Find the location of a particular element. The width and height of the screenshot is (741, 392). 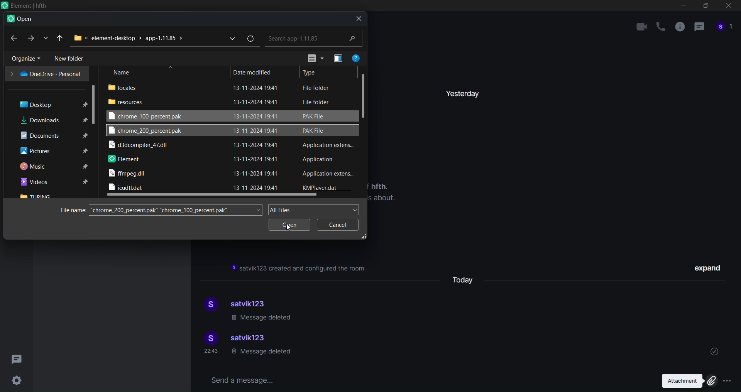

resize dialog is located at coordinates (364, 237).